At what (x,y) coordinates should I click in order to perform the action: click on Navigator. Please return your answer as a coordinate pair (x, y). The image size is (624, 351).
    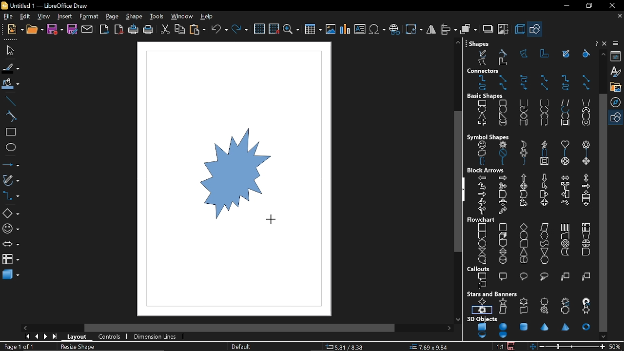
    Looking at the image, I should click on (617, 102).